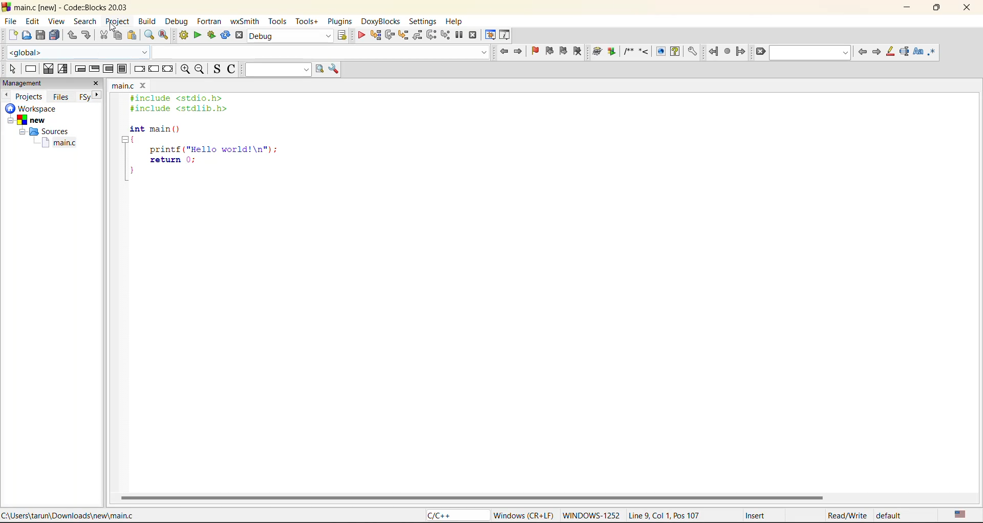 This screenshot has width=983, height=523. Describe the element at coordinates (643, 51) in the screenshot. I see `Insert a line comment at the current cursor position` at that location.